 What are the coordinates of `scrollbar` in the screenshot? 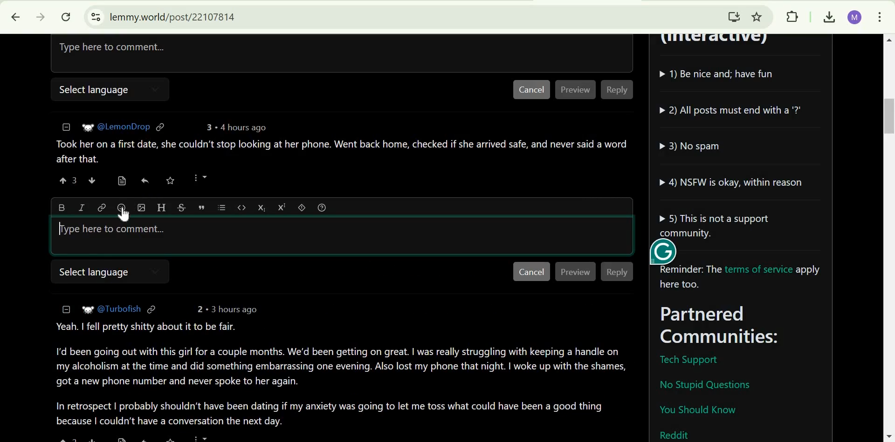 It's located at (888, 238).